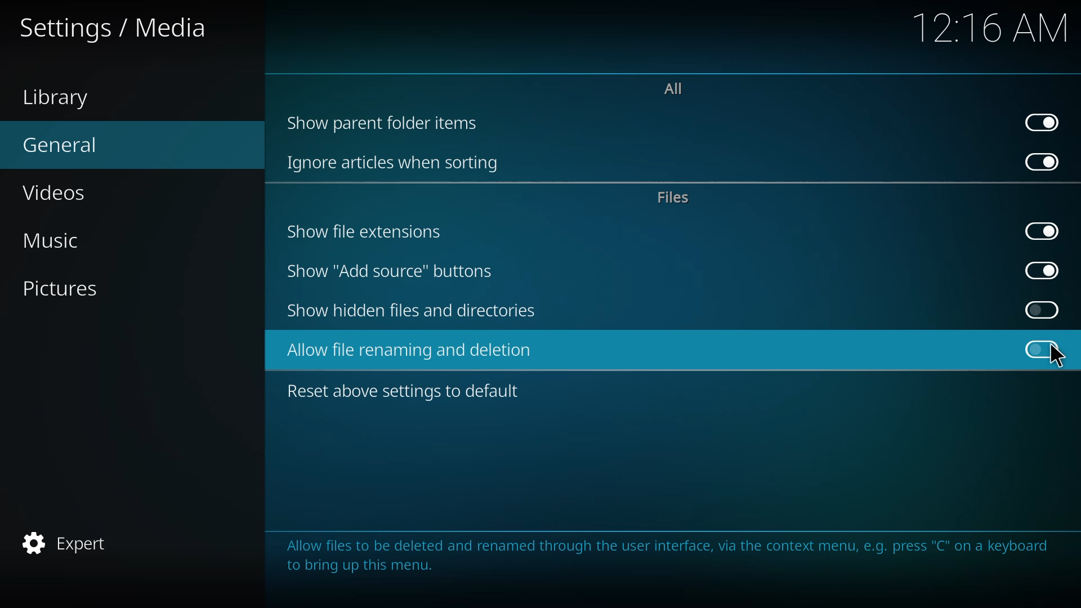 The height and width of the screenshot is (608, 1081). What do you see at coordinates (57, 239) in the screenshot?
I see `music` at bounding box center [57, 239].